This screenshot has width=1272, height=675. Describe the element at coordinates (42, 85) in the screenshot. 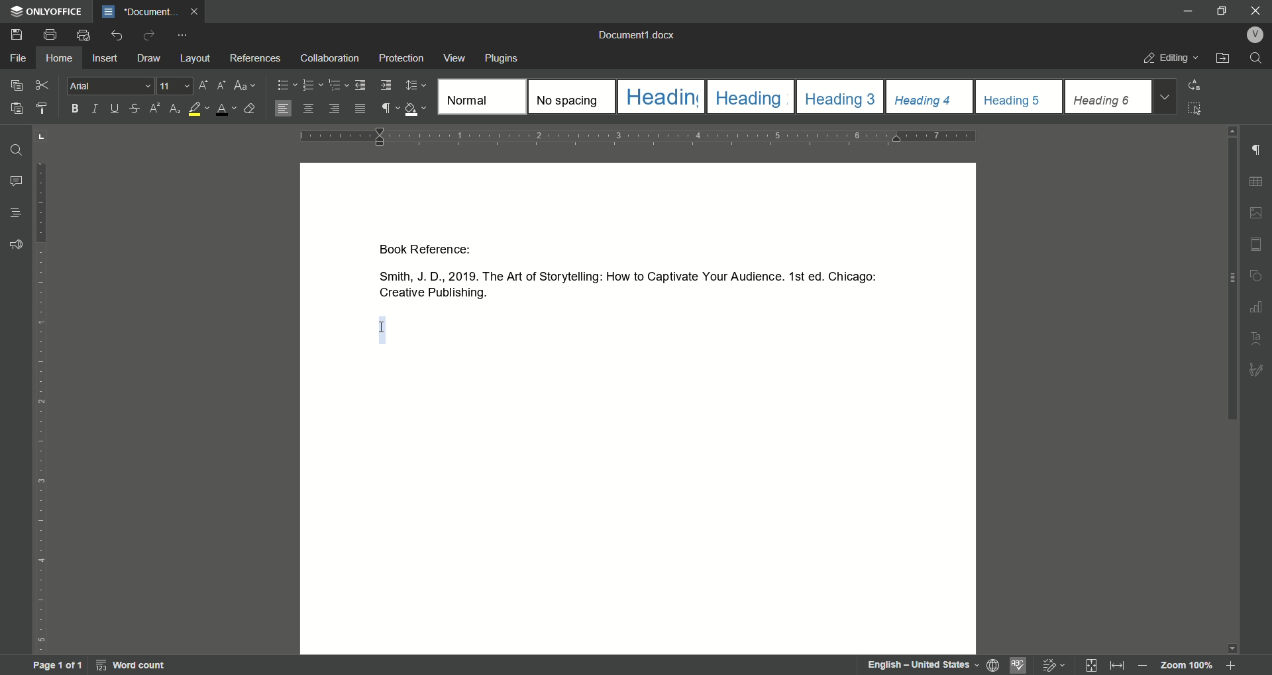

I see `cut` at that location.